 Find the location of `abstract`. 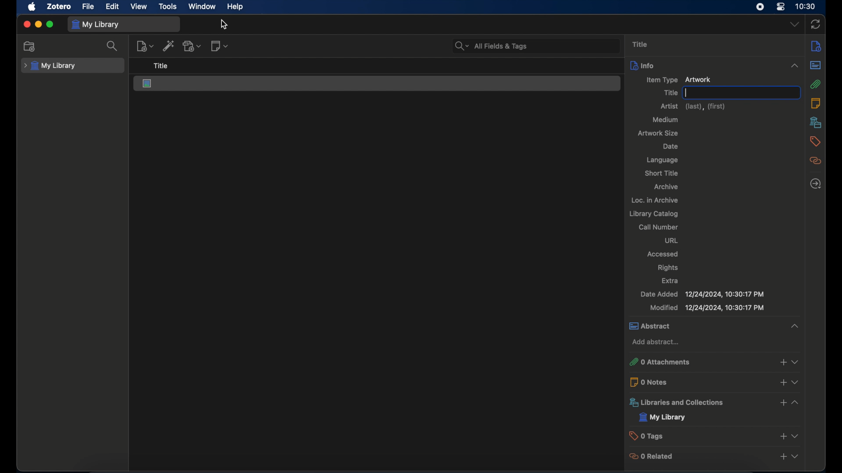

abstract is located at coordinates (663, 327).